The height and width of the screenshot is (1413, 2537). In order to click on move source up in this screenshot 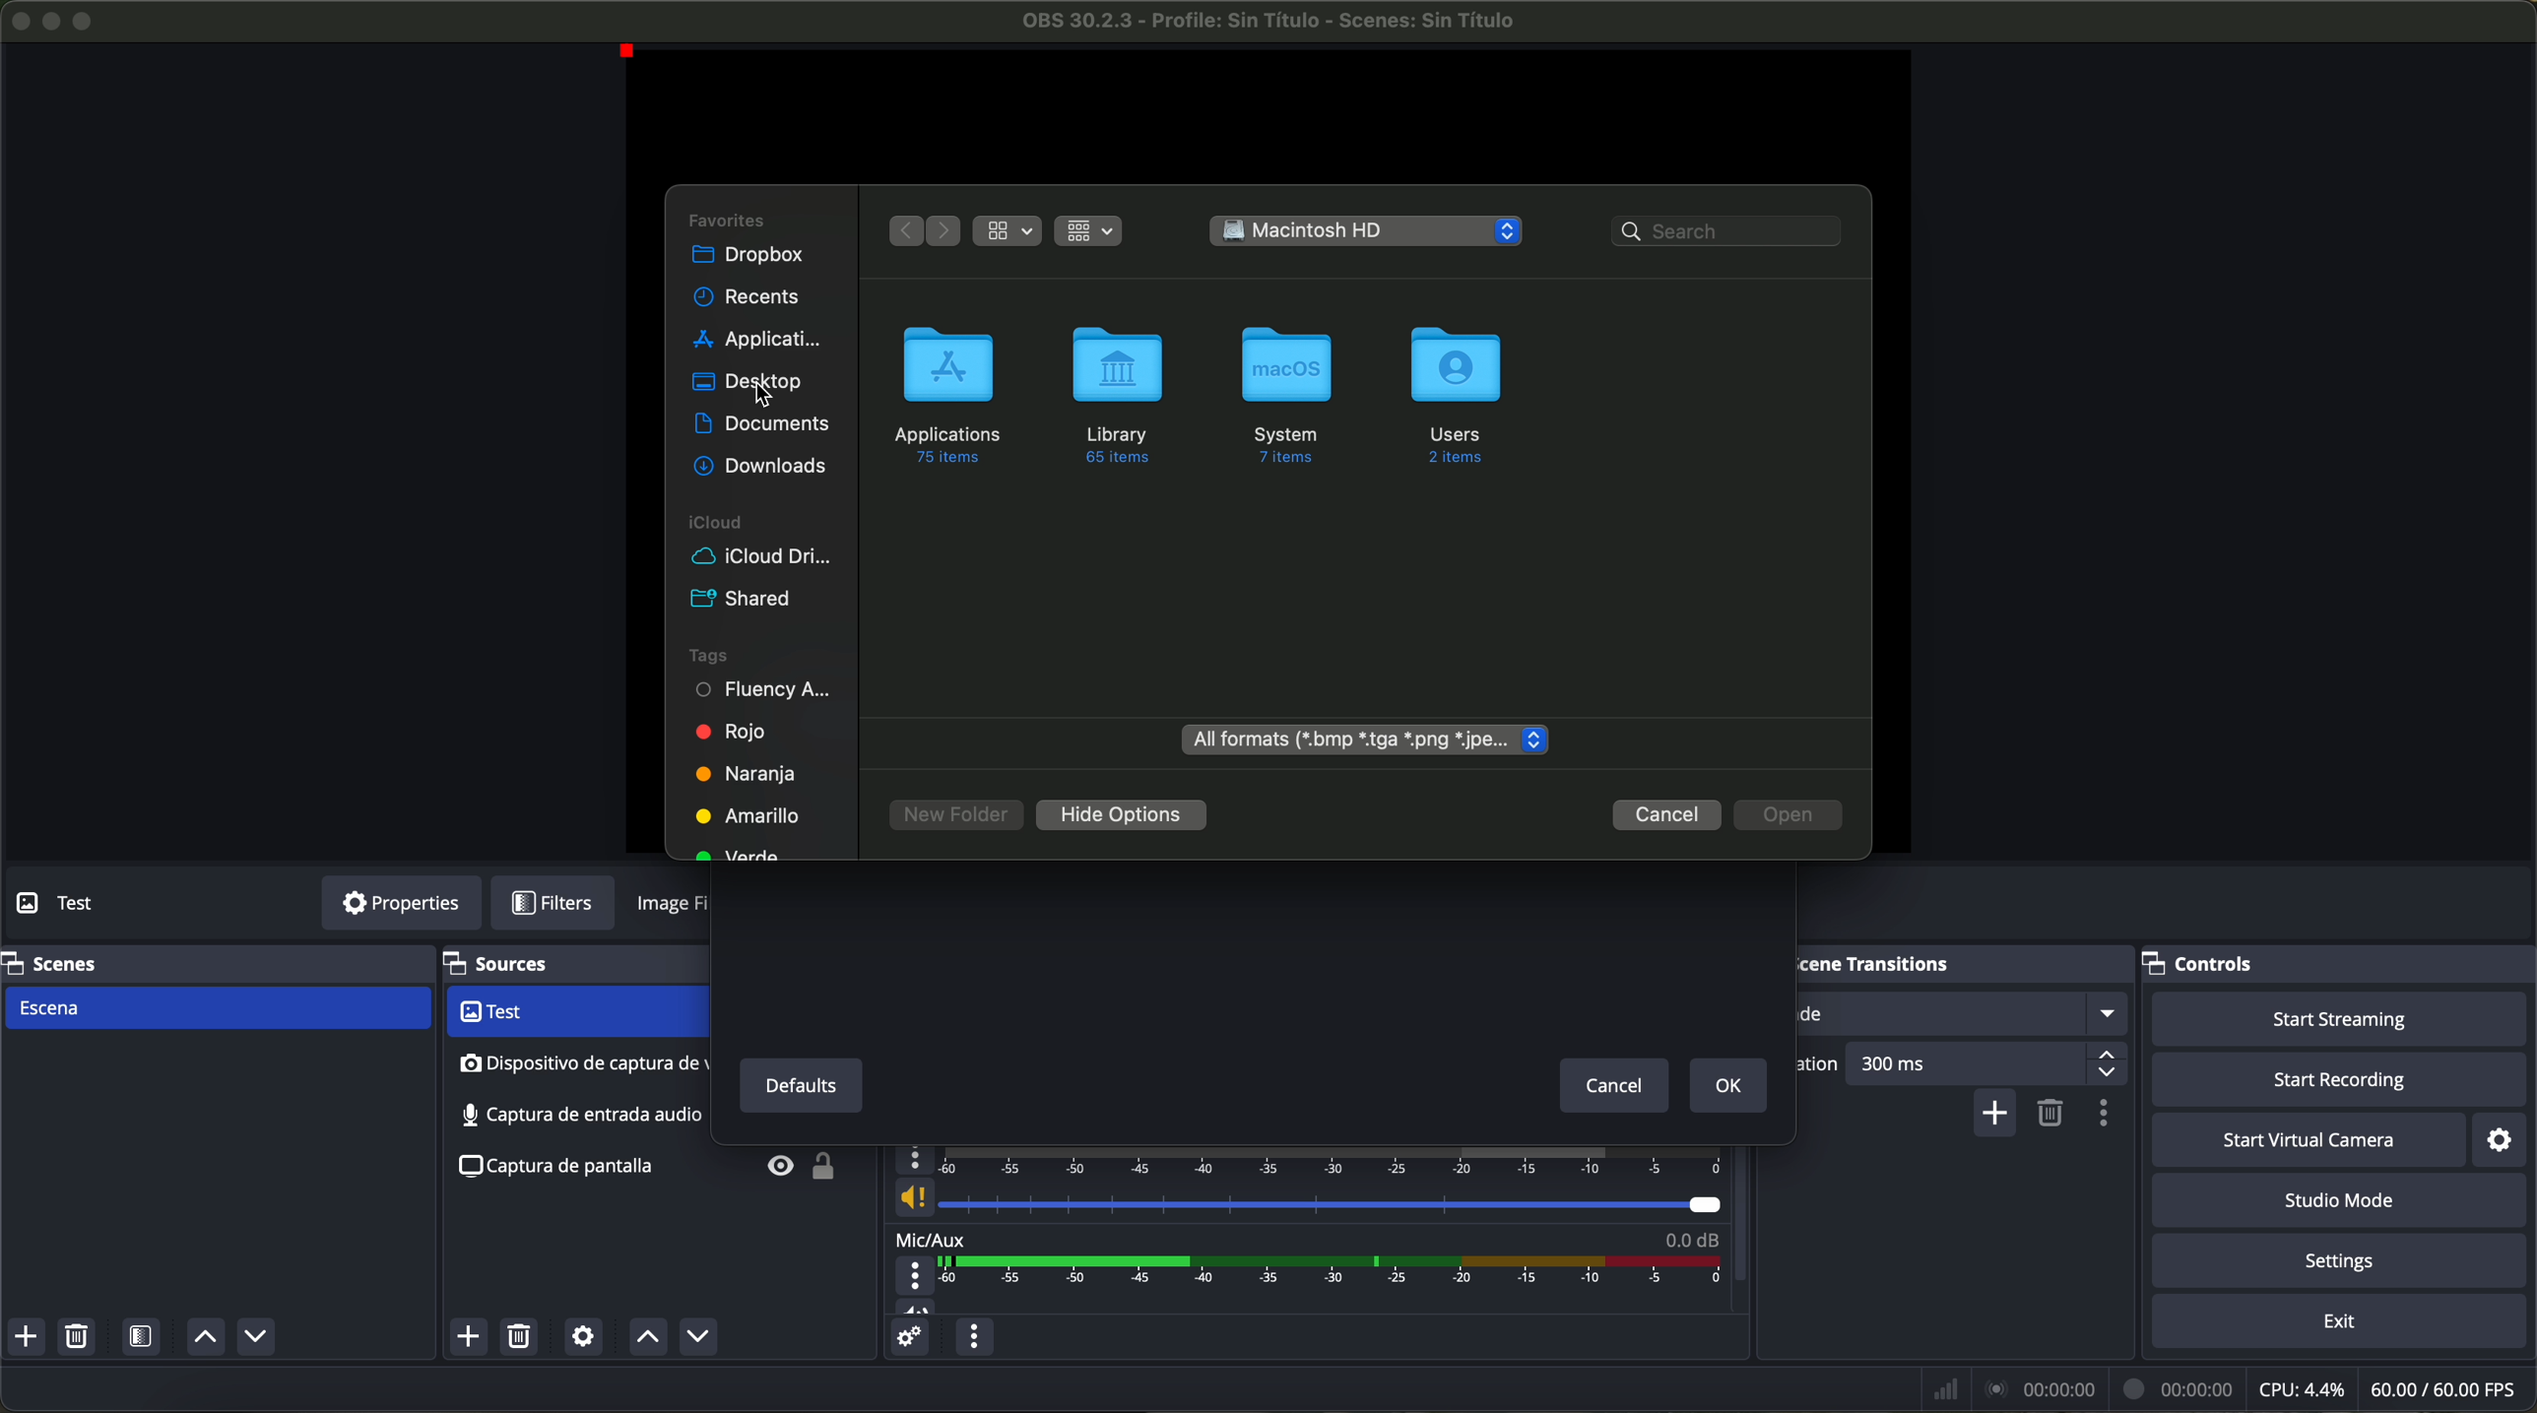, I will do `click(647, 1337)`.